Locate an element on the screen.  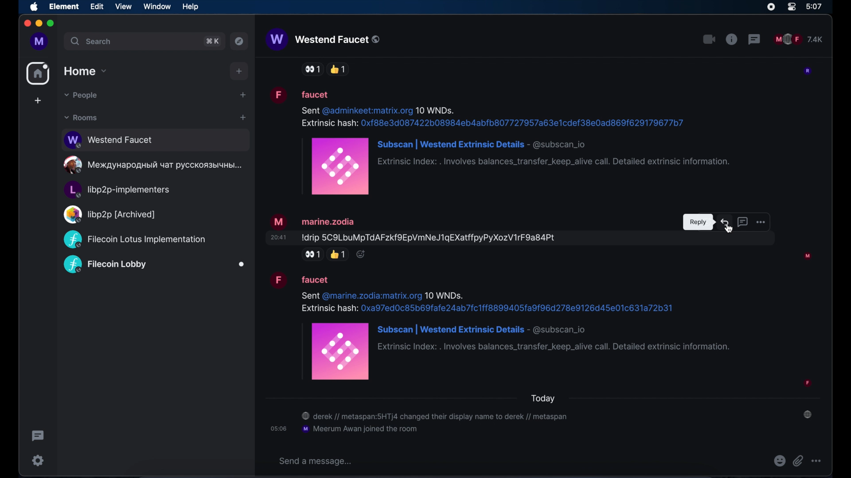
emojis is located at coordinates (779, 461).